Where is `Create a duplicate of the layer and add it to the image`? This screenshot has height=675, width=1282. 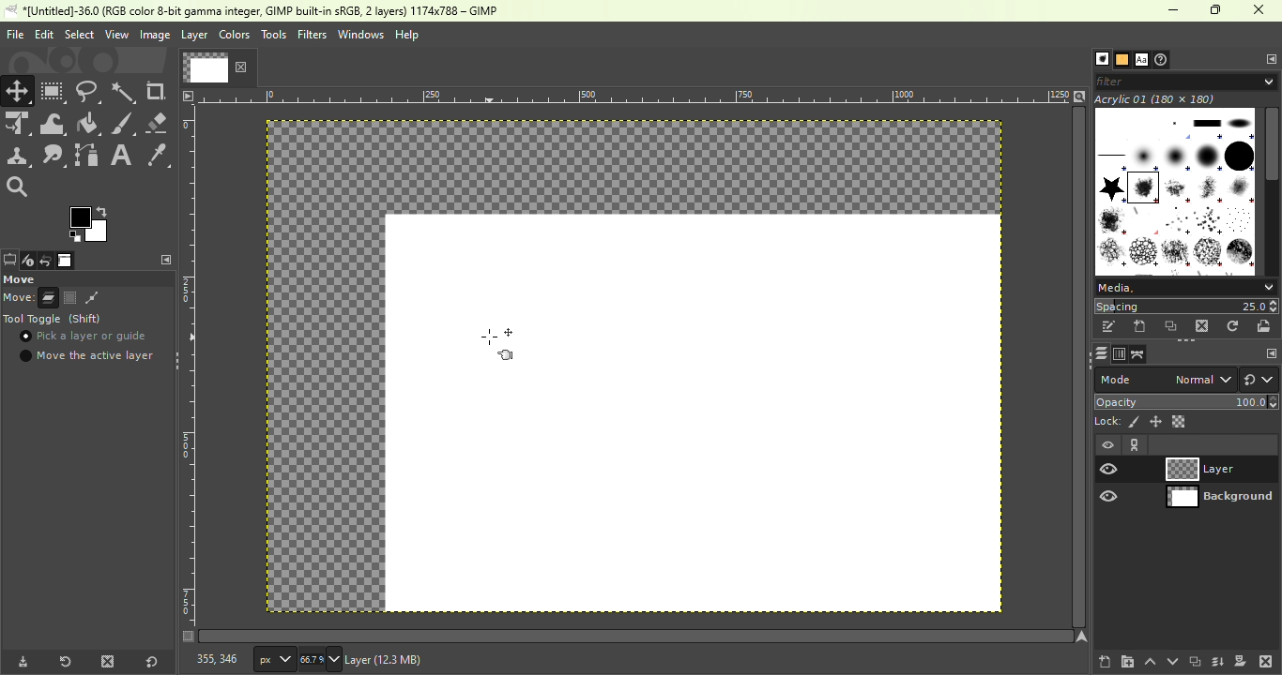
Create a duplicate of the layer and add it to the image is located at coordinates (1194, 661).